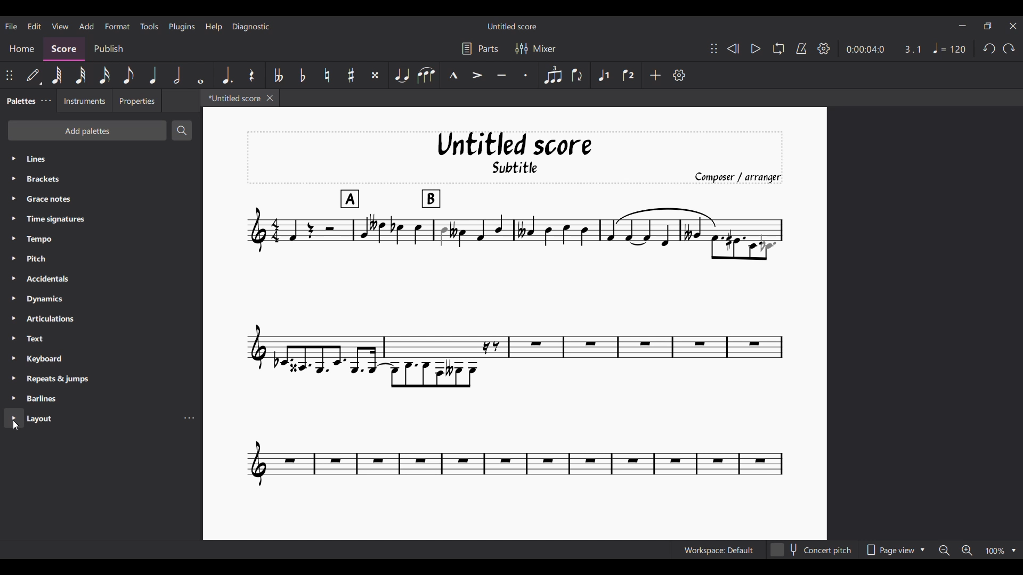 Image resolution: width=1023 pixels, height=575 pixels. What do you see at coordinates (733, 48) in the screenshot?
I see `Rewind` at bounding box center [733, 48].